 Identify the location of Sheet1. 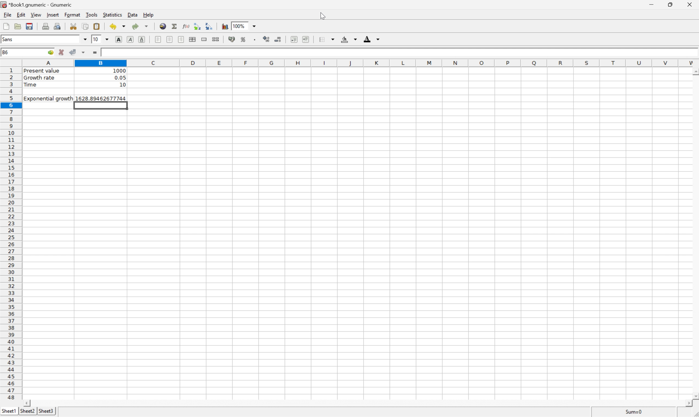
(9, 412).